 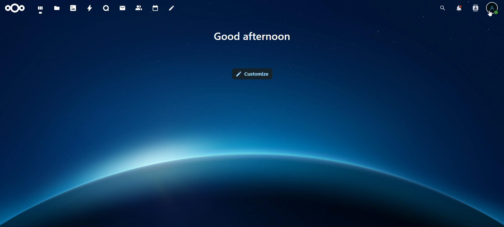 What do you see at coordinates (460, 9) in the screenshot?
I see `notifications` at bounding box center [460, 9].